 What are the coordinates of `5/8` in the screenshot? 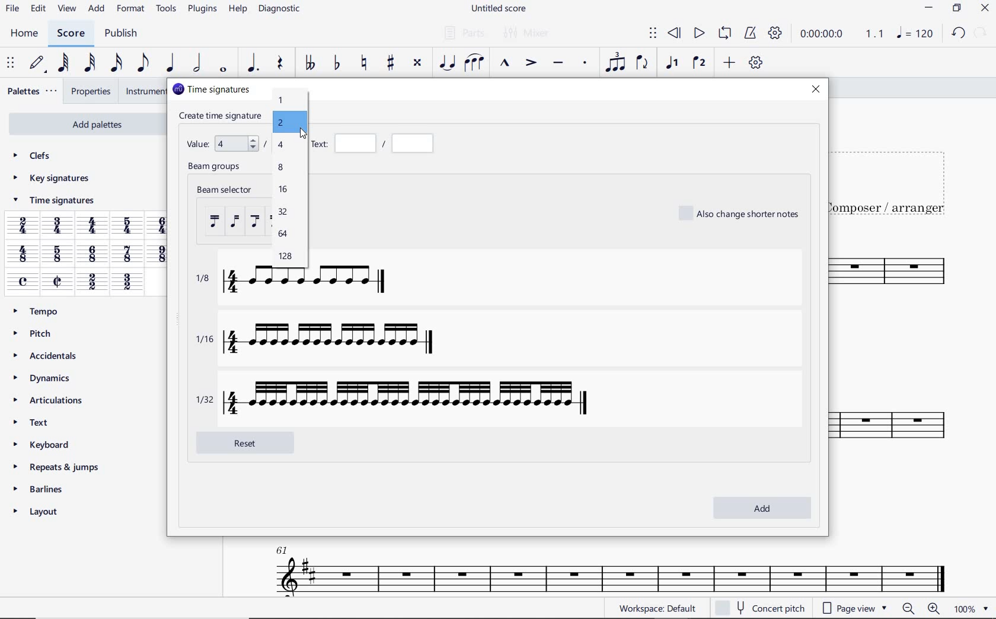 It's located at (56, 255).